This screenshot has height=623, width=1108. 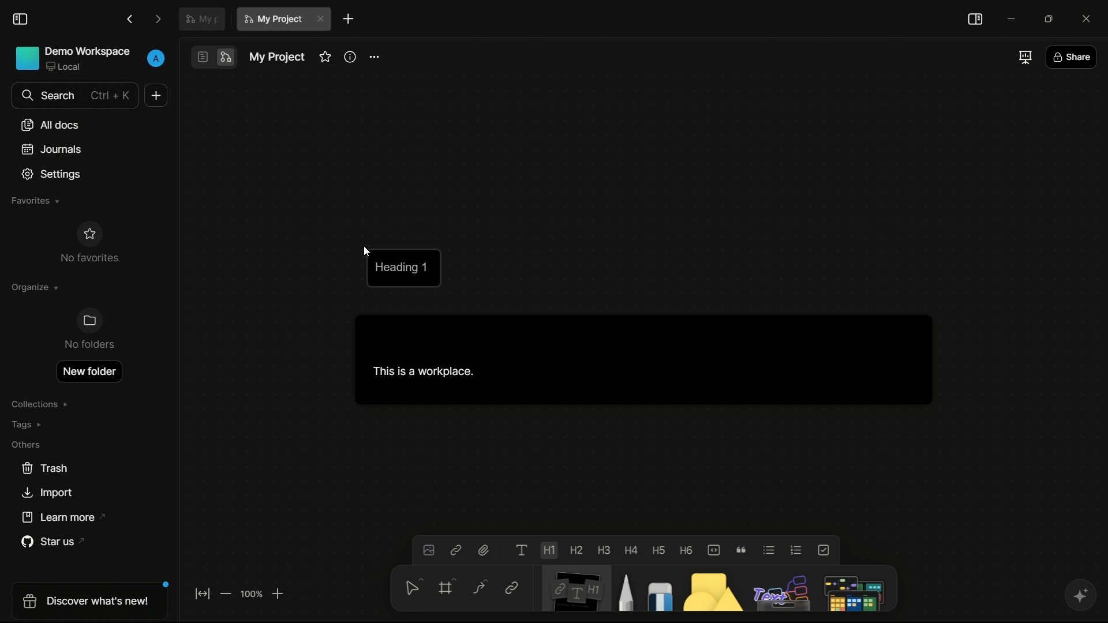 I want to click on new document, so click(x=349, y=18).